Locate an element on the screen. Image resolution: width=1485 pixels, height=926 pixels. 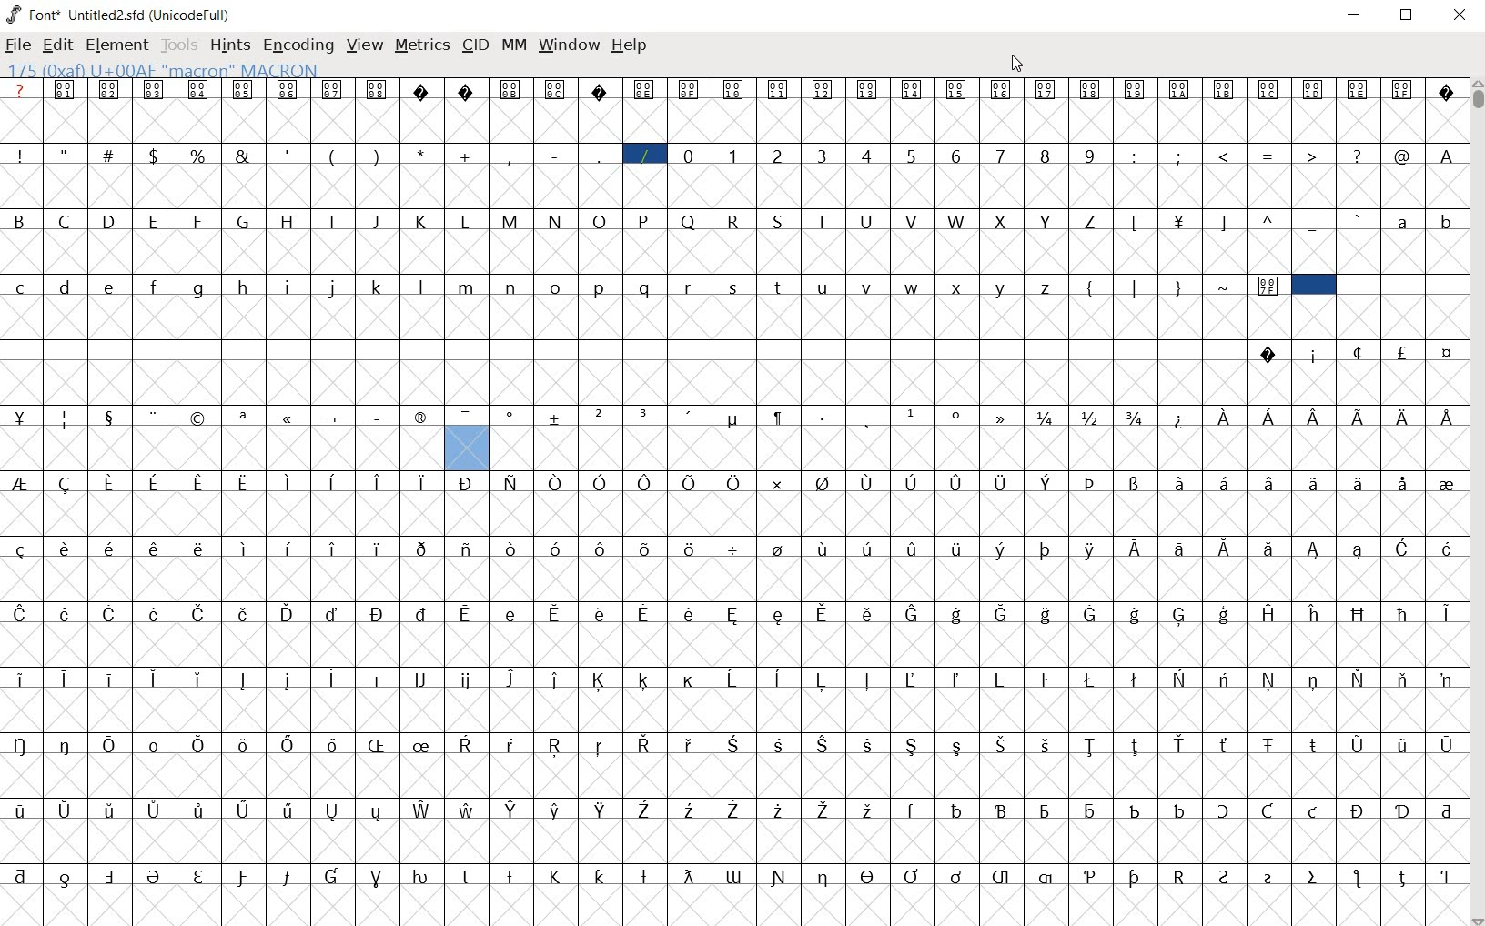
K is located at coordinates (423, 220).